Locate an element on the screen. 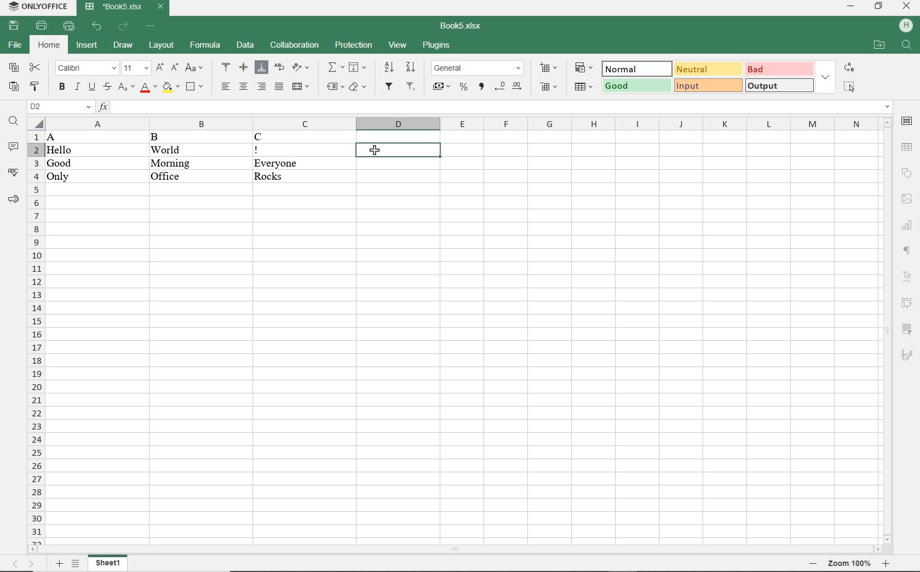 The width and height of the screenshot is (920, 572). SELECT ALL is located at coordinates (849, 87).